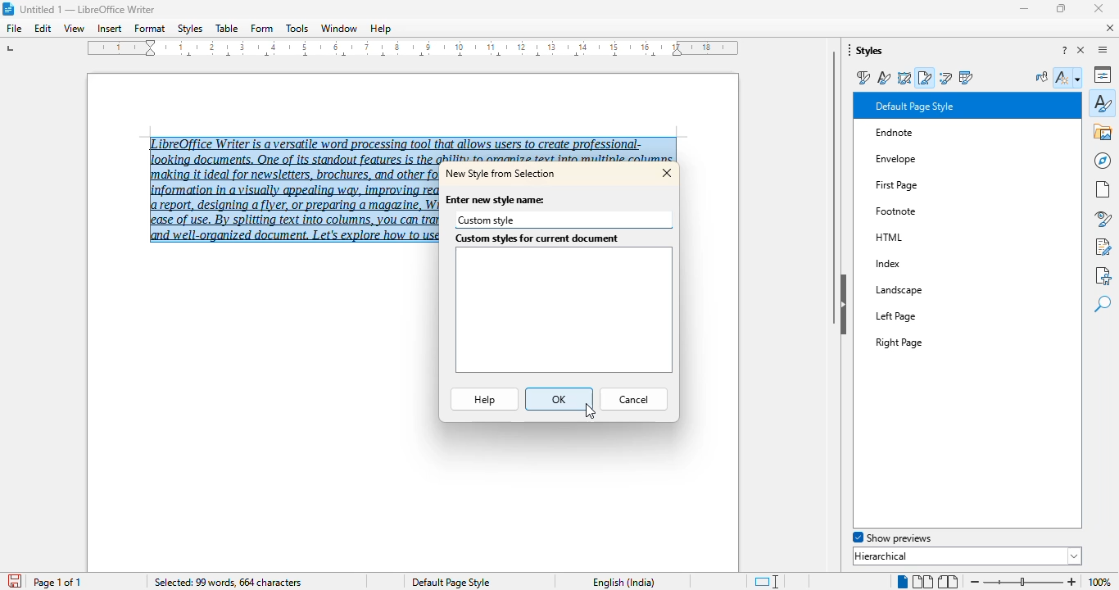 The height and width of the screenshot is (590, 1119). Describe the element at coordinates (43, 29) in the screenshot. I see `edit` at that location.